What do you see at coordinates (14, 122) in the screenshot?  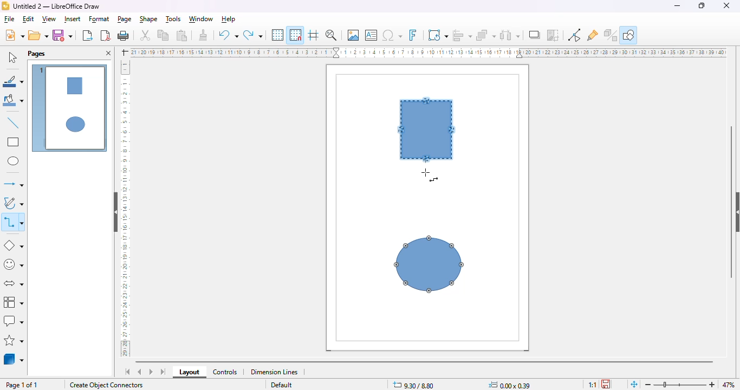 I see `insert line` at bounding box center [14, 122].